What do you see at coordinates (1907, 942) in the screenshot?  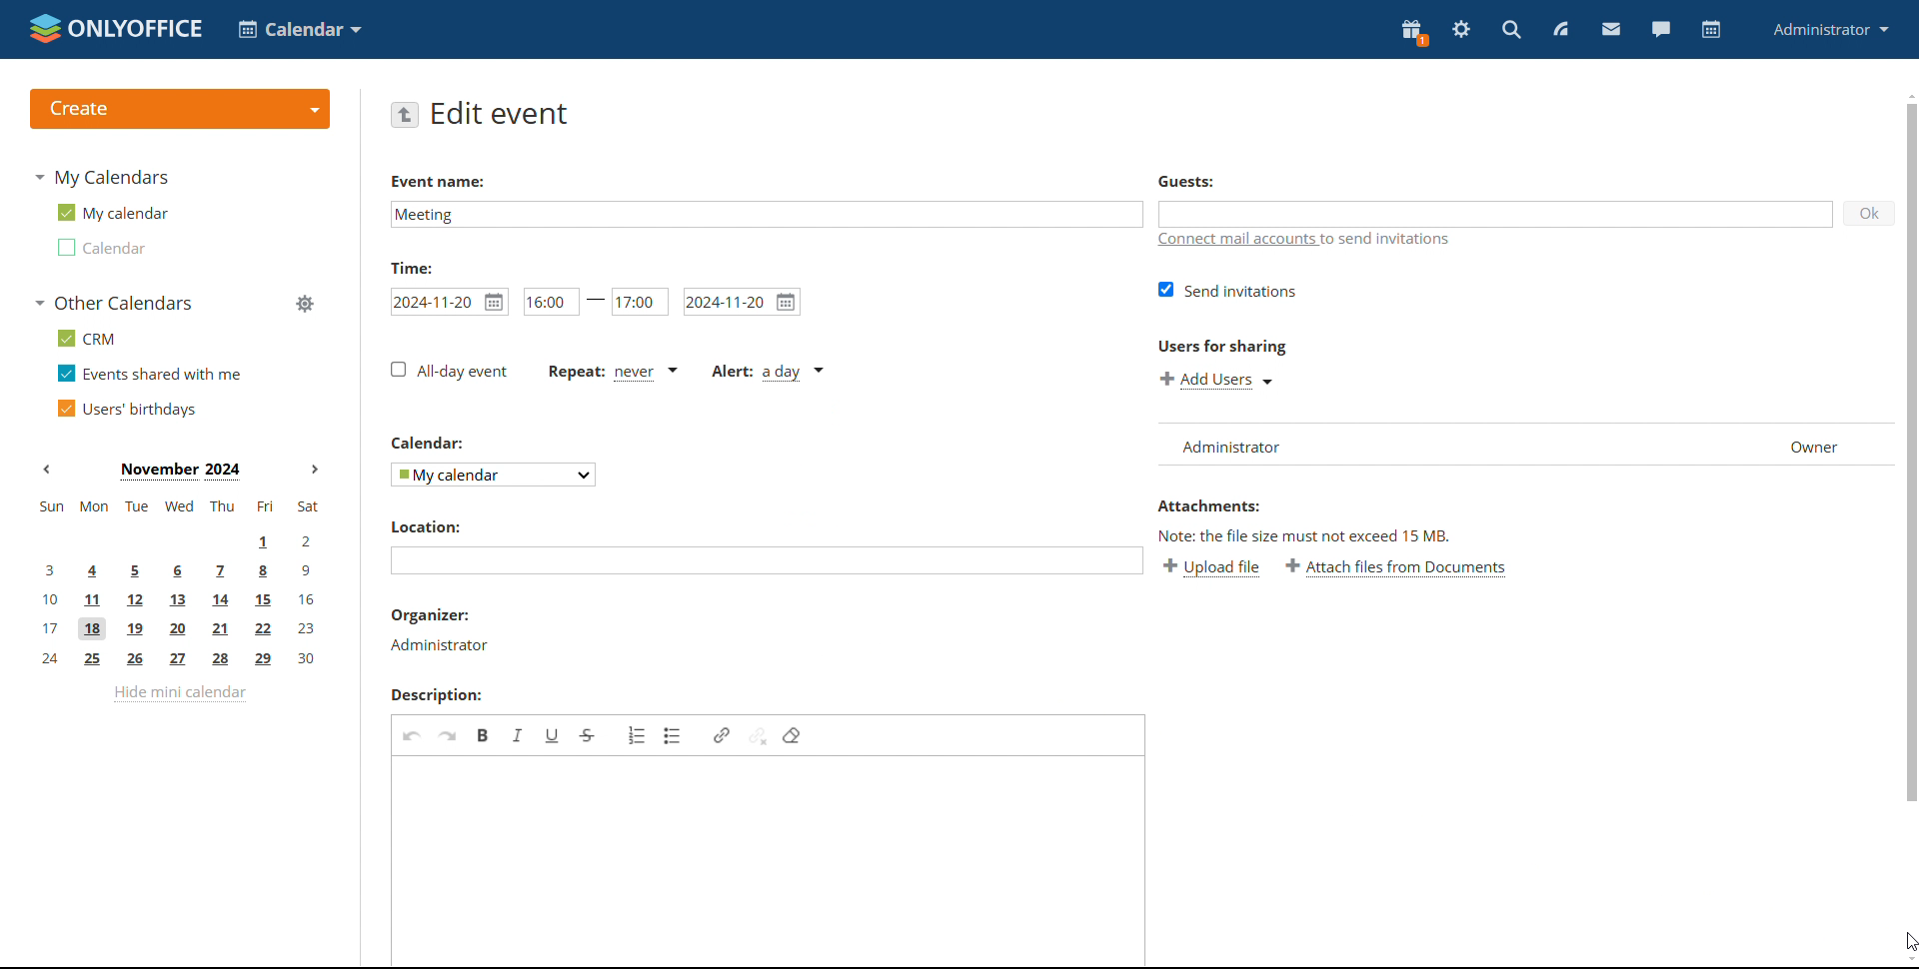 I see `cursor` at bounding box center [1907, 942].